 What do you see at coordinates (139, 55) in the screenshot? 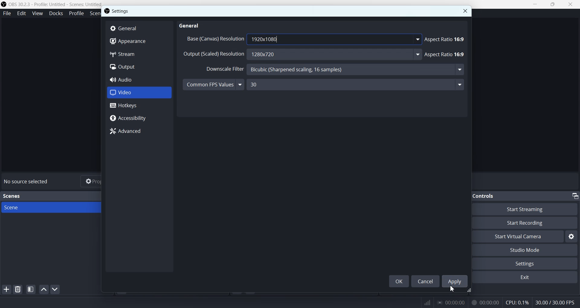
I see `Stream` at bounding box center [139, 55].